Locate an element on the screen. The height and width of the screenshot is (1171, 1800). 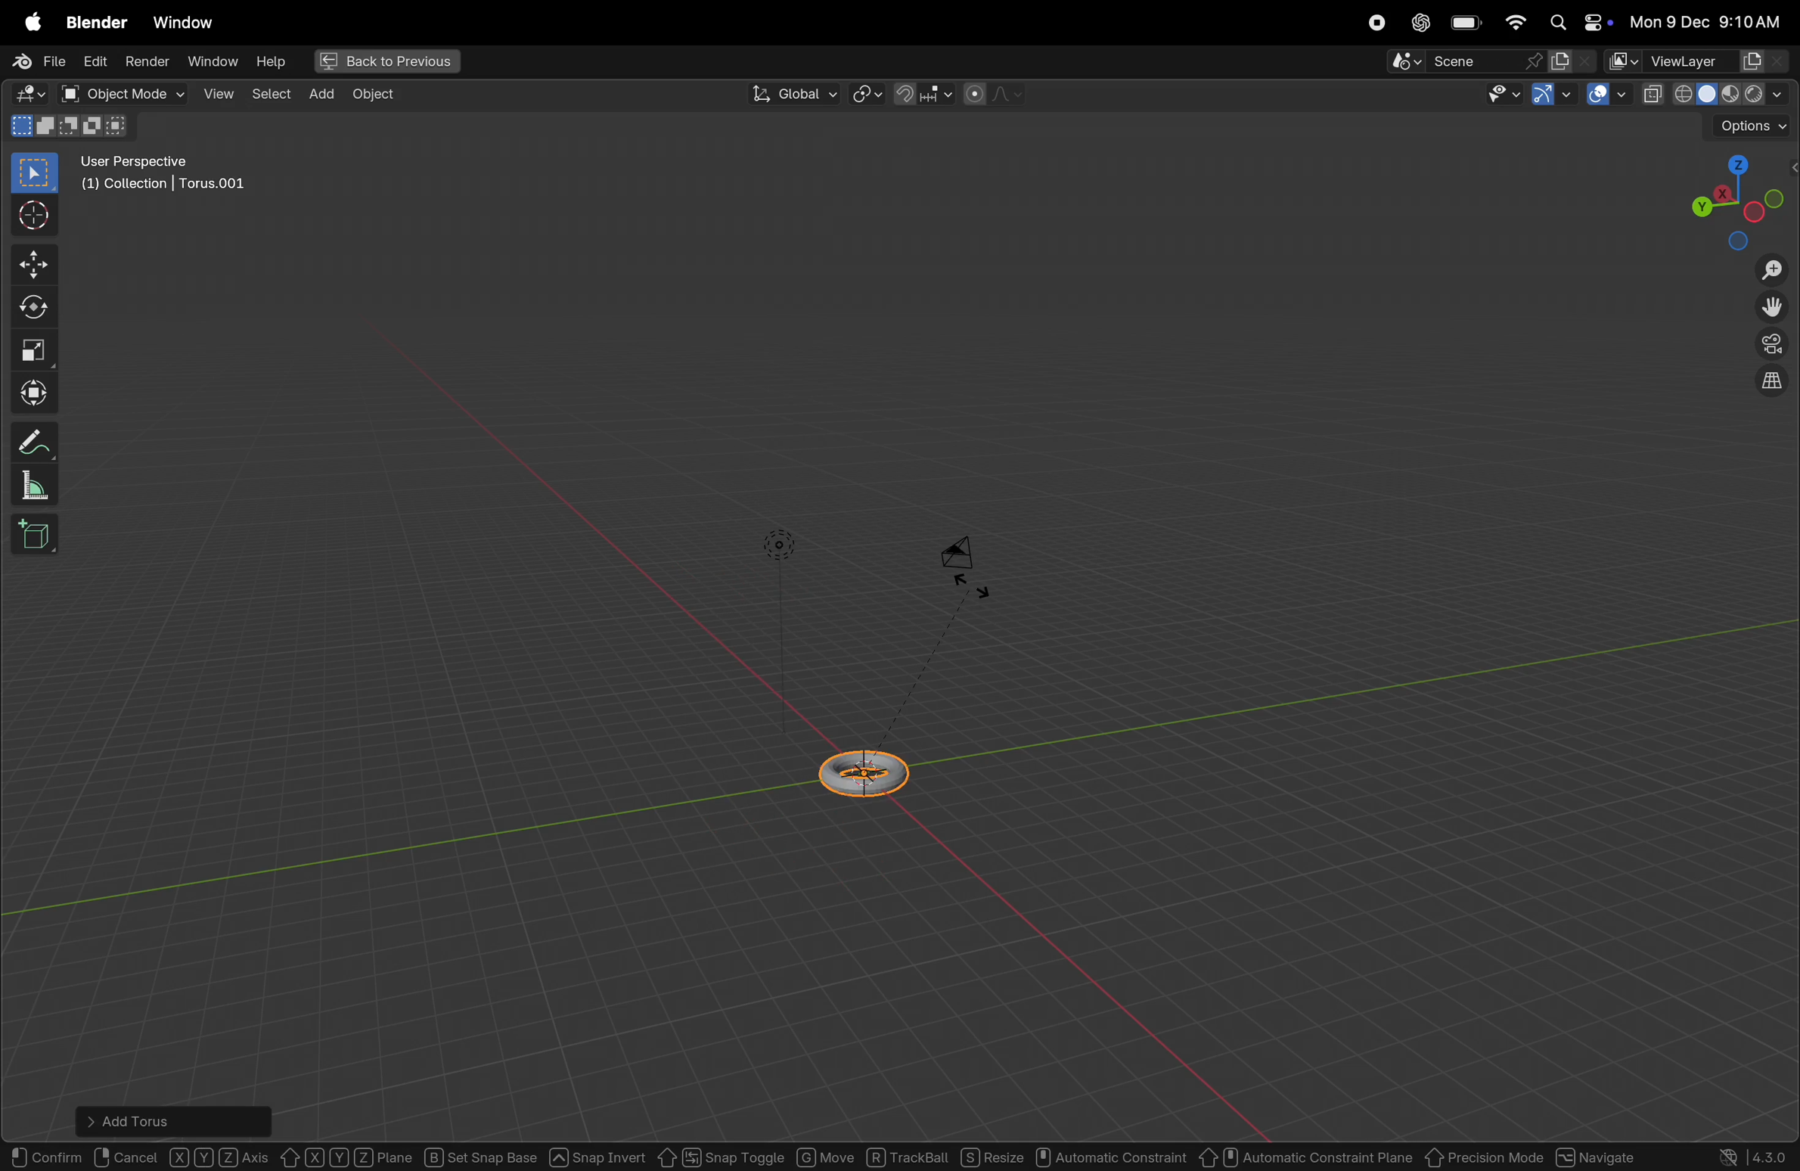
automatic constraint plane is located at coordinates (1307, 1154).